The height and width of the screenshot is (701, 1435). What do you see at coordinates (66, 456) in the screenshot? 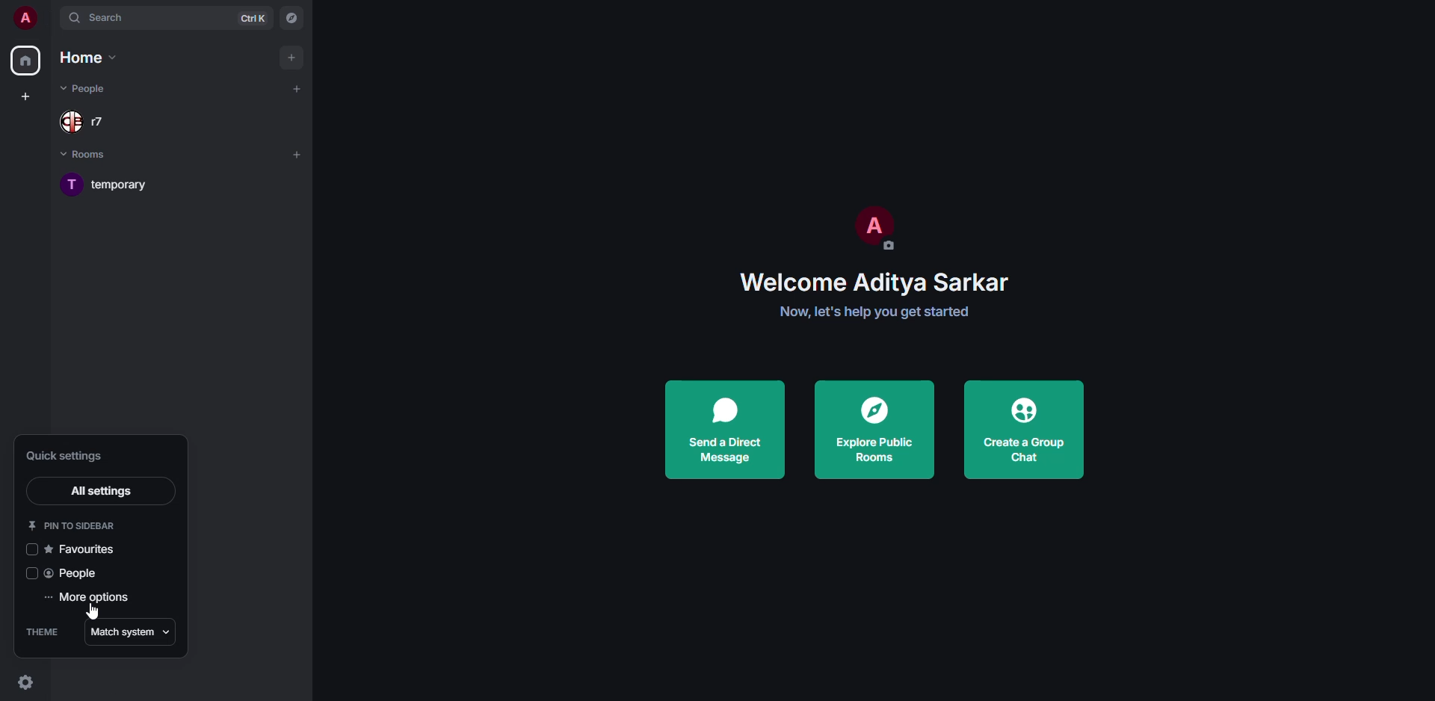
I see `quick settings` at bounding box center [66, 456].